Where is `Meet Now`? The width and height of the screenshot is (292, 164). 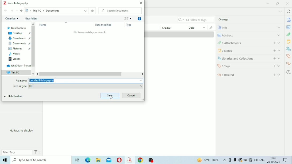 Meet Now is located at coordinates (230, 160).